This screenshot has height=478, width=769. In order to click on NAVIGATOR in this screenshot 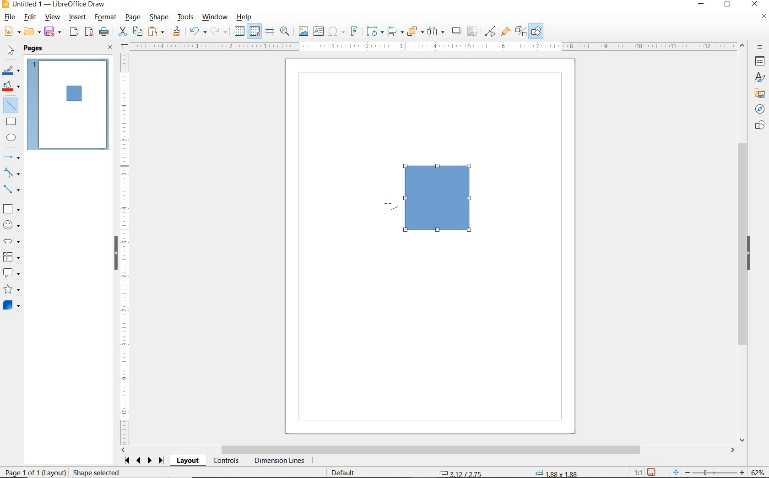, I will do `click(760, 108)`.